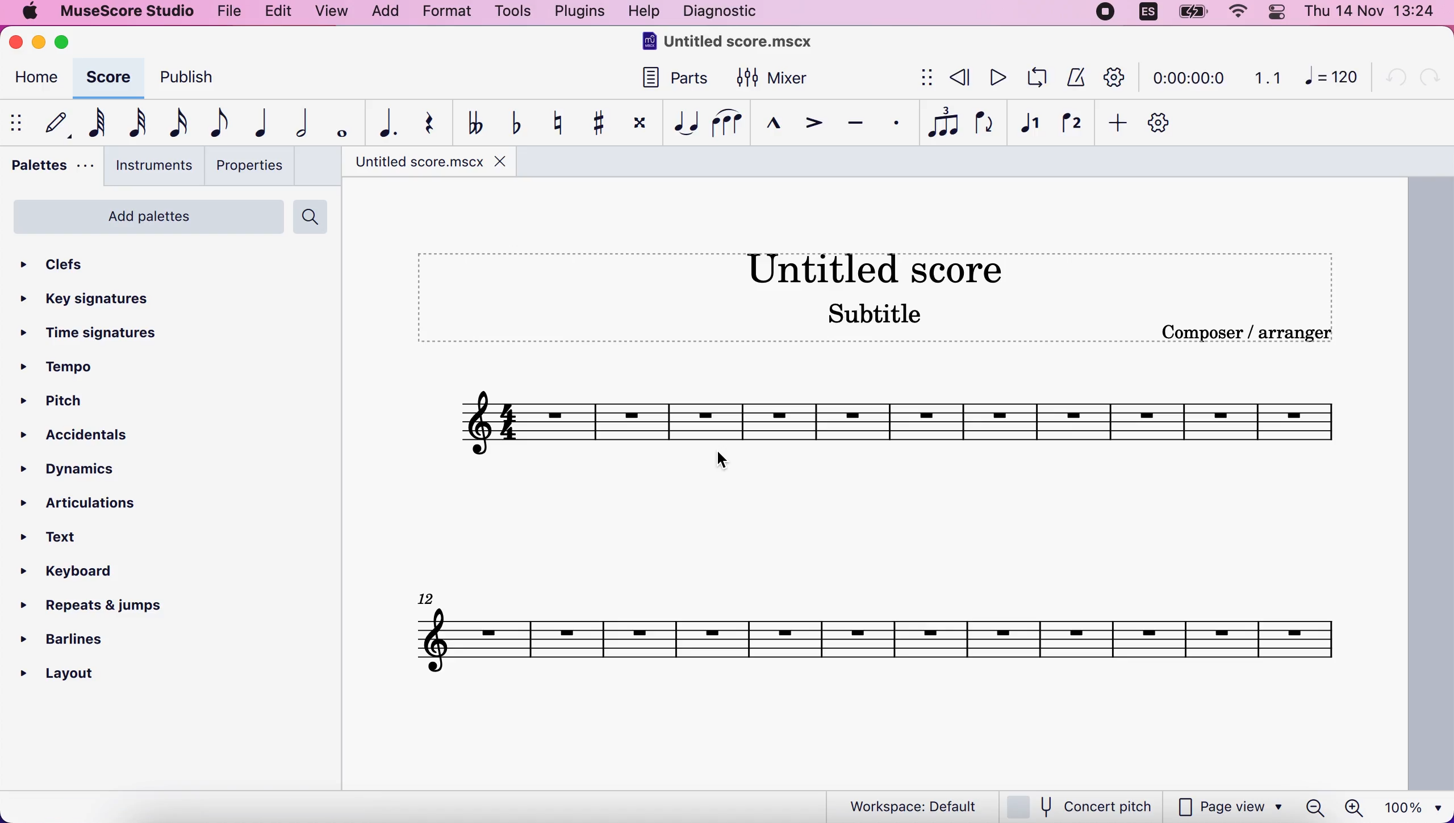 This screenshot has width=1454, height=823. I want to click on key signatures, so click(97, 299).